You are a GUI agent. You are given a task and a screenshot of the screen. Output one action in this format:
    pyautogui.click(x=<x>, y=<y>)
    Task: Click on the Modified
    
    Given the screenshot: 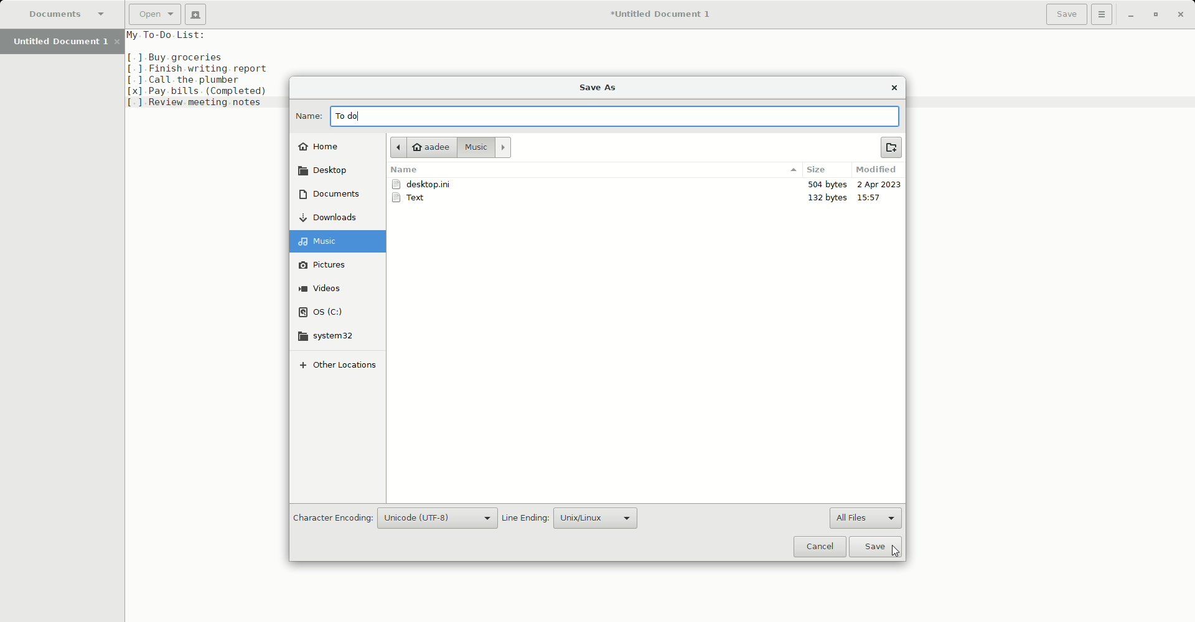 What is the action you would take?
    pyautogui.click(x=877, y=171)
    